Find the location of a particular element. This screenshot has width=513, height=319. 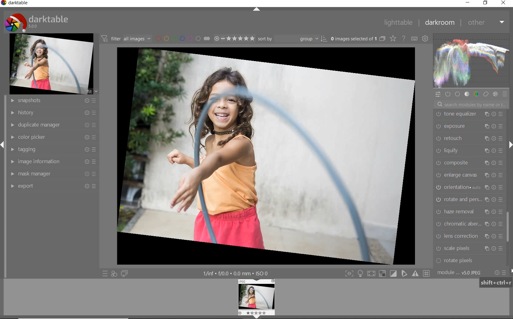

scrollbar is located at coordinates (508, 226).